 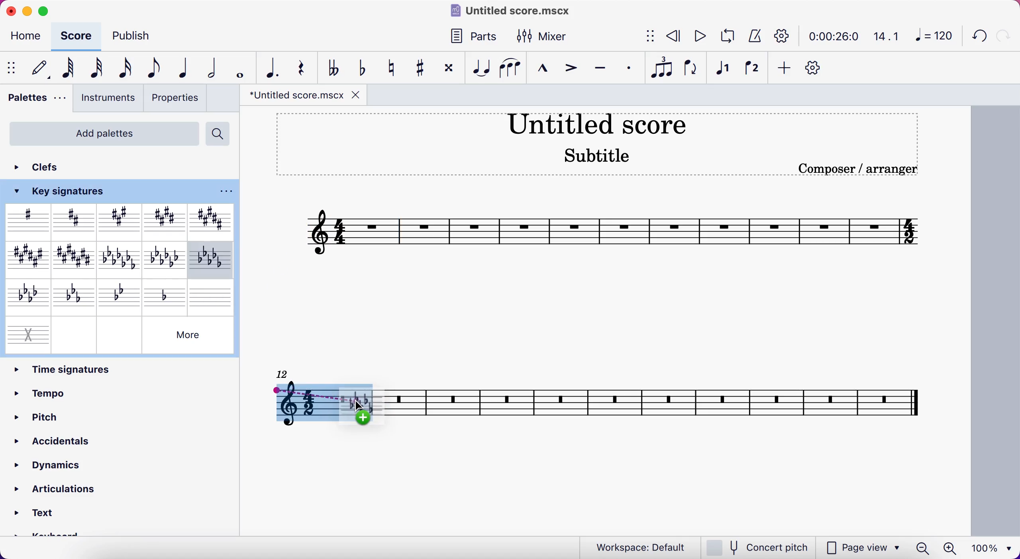 What do you see at coordinates (121, 258) in the screenshot?
I see `A minor` at bounding box center [121, 258].